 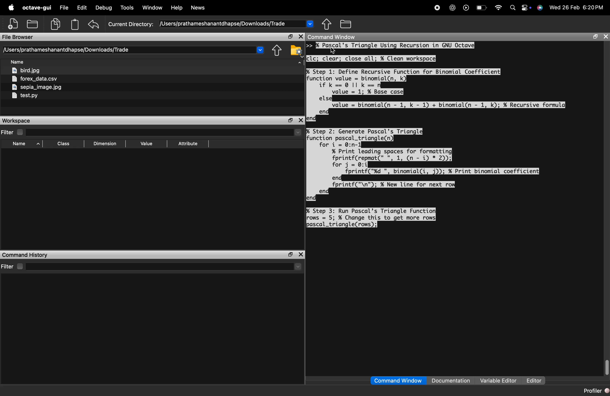 What do you see at coordinates (499, 380) in the screenshot?
I see `Variable Editor` at bounding box center [499, 380].